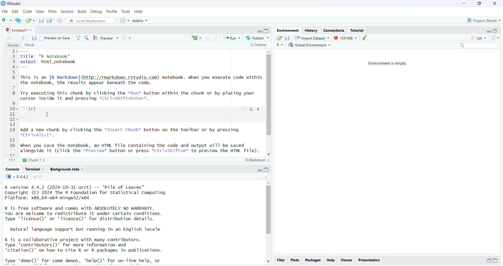 The image size is (503, 266). I want to click on open an existing file, so click(30, 20).